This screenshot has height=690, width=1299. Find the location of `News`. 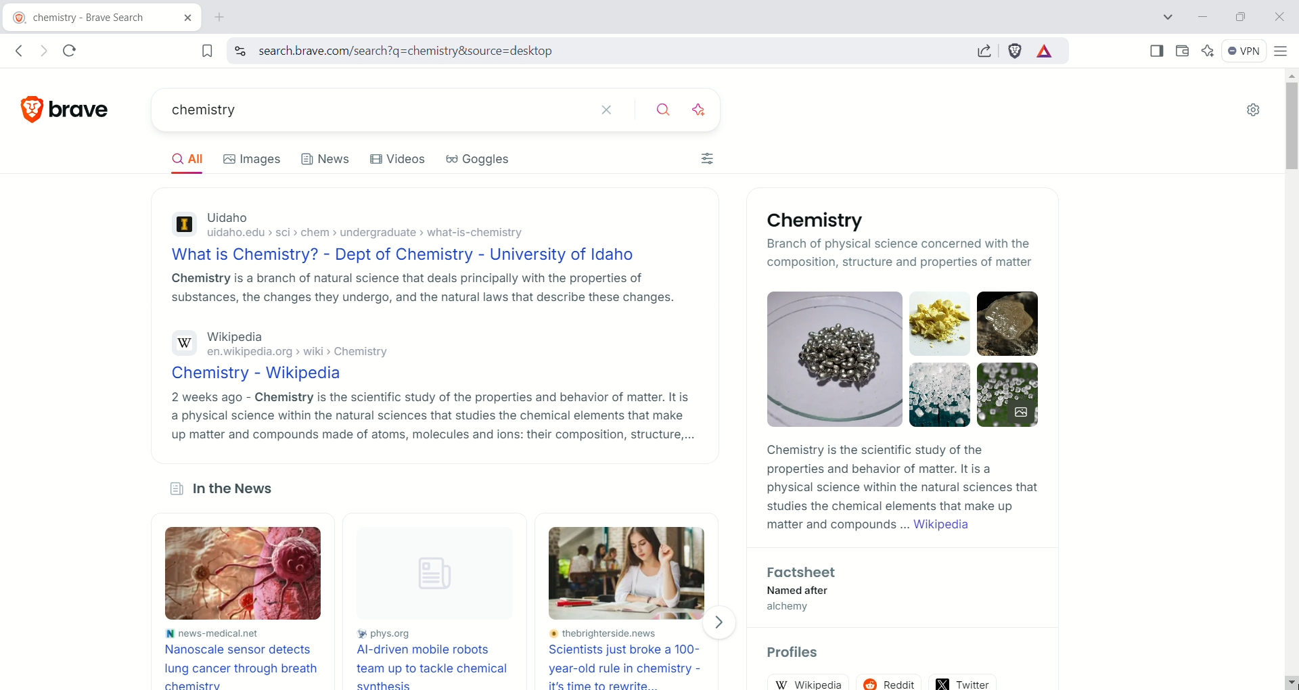

News is located at coordinates (326, 163).